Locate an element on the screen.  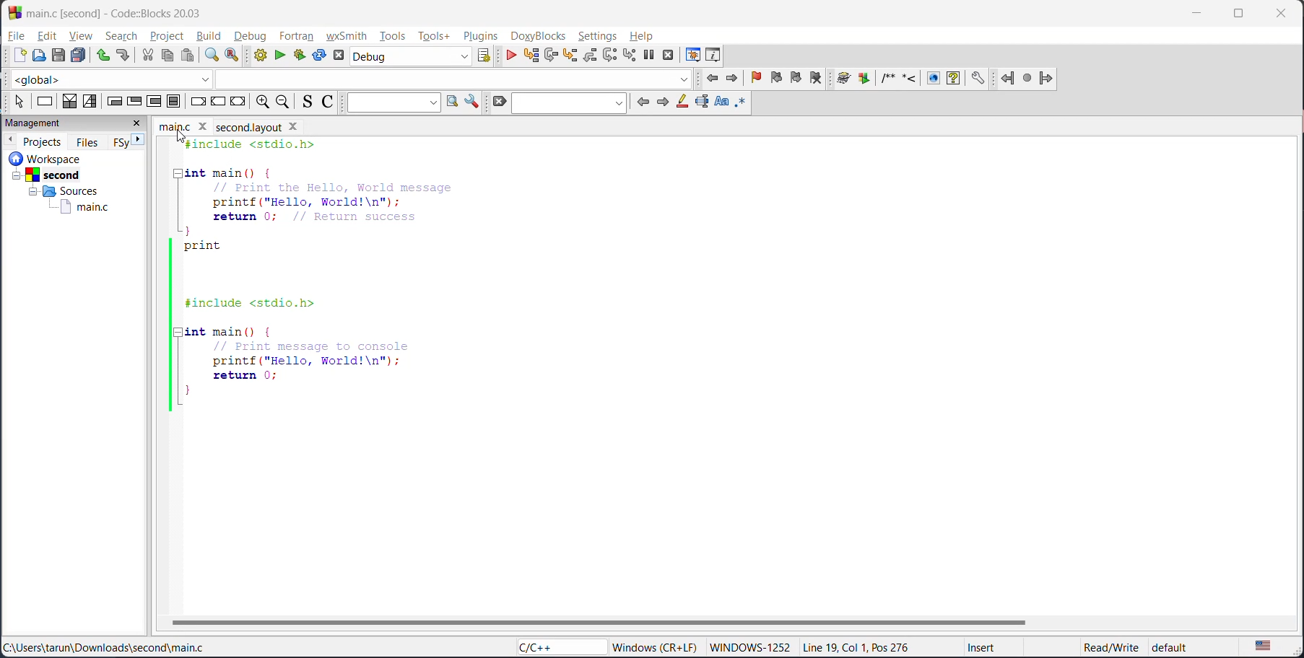
next line is located at coordinates (551, 56).